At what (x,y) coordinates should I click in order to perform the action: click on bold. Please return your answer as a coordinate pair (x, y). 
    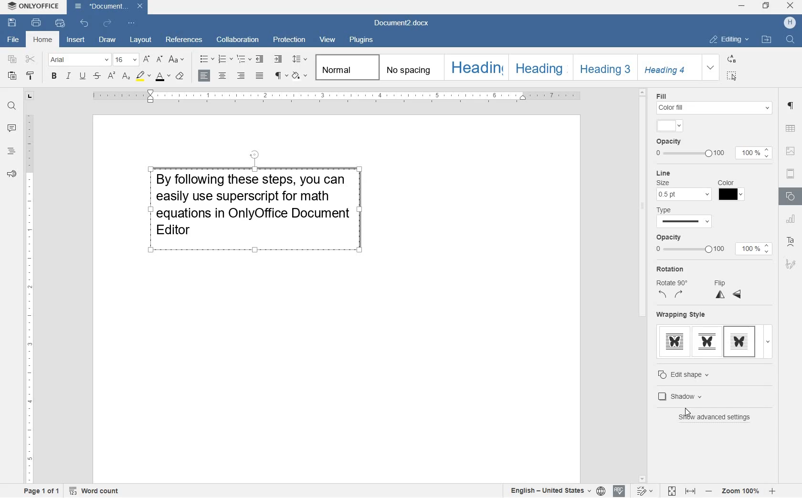
    Looking at the image, I should click on (54, 76).